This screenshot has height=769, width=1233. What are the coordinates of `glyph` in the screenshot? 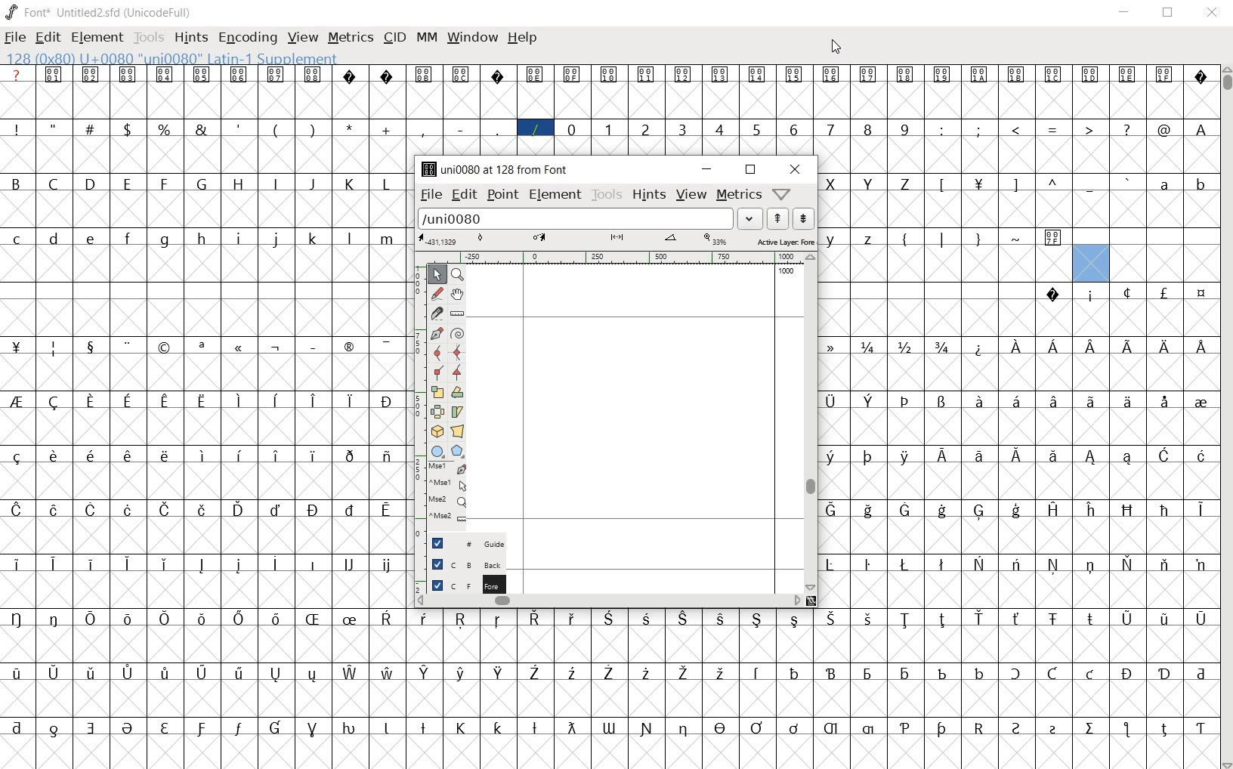 It's located at (1201, 619).